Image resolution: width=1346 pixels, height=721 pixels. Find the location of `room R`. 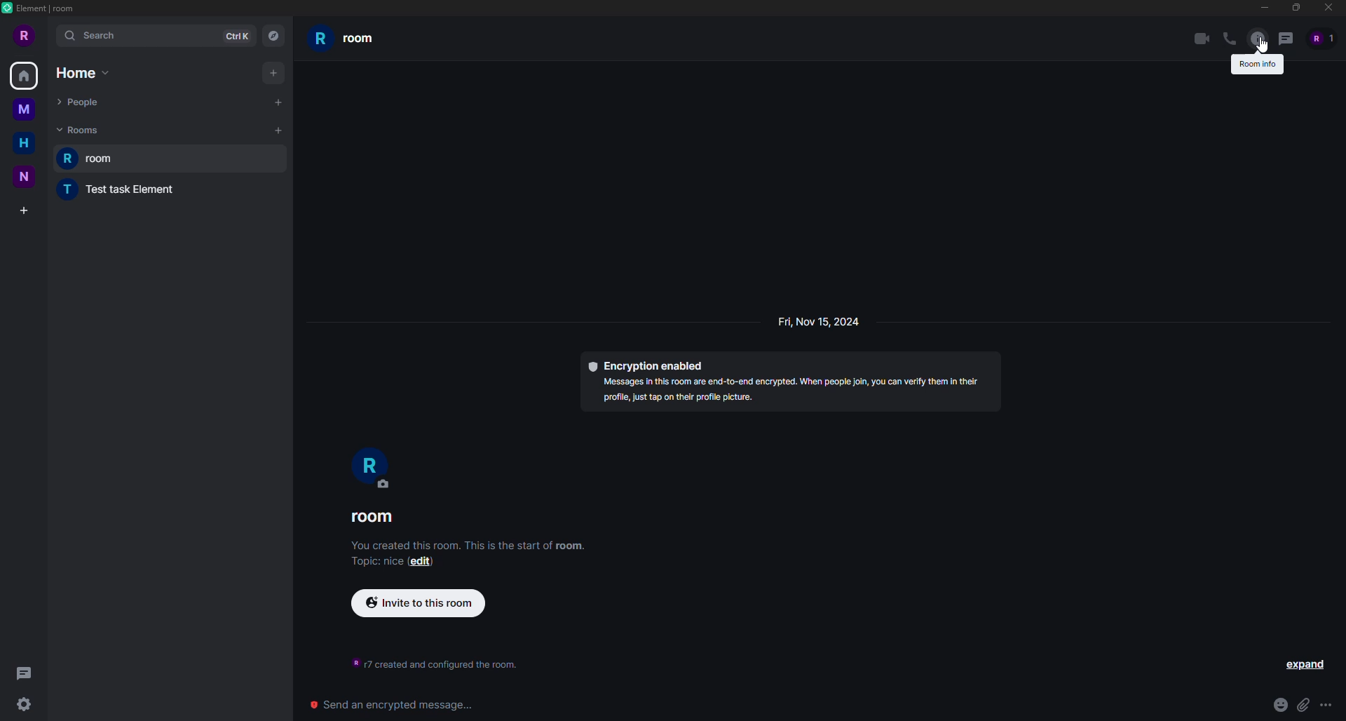

room R is located at coordinates (348, 40).